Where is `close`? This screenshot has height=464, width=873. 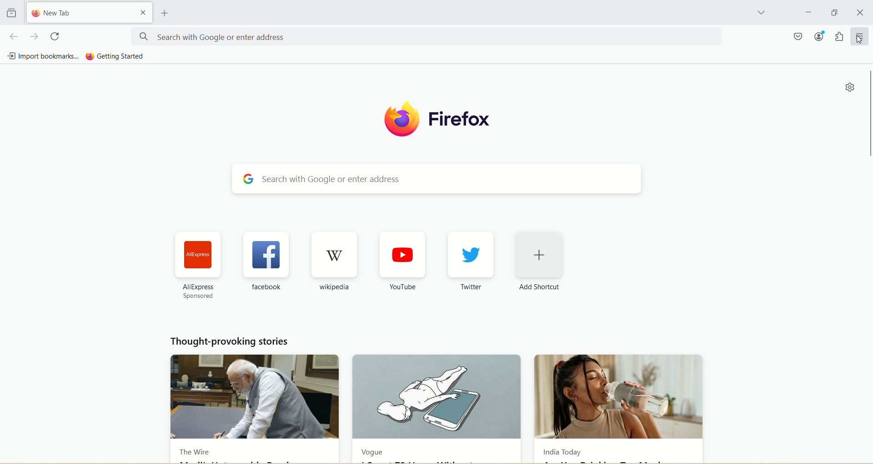
close is located at coordinates (860, 12).